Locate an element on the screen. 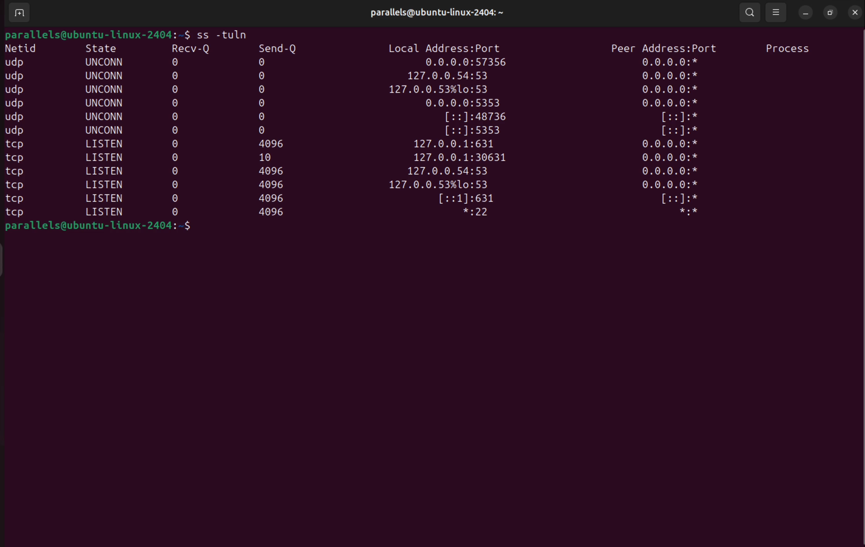  tcp is located at coordinates (20, 186).